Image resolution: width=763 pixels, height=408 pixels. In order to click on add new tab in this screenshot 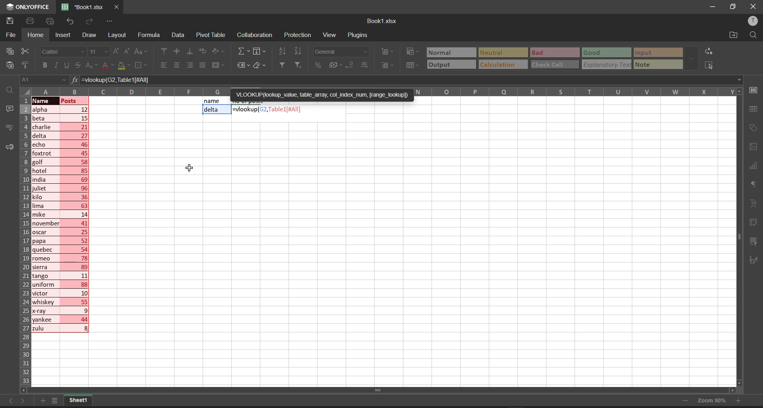, I will do `click(44, 400)`.